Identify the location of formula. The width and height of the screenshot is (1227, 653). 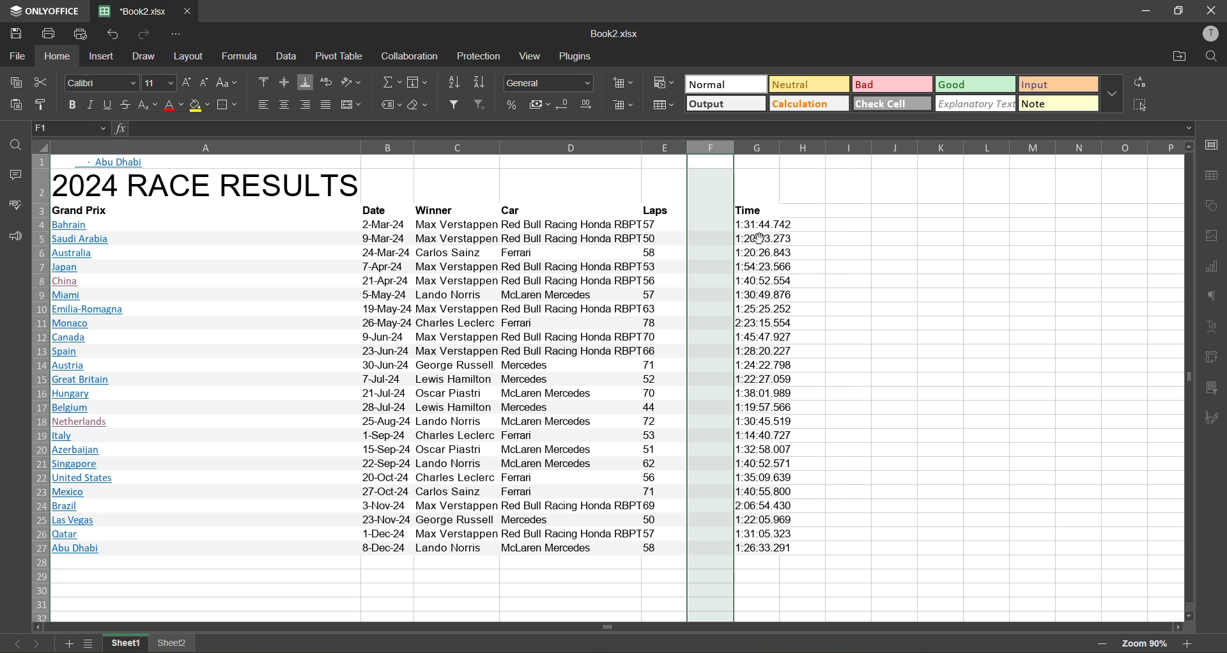
(241, 57).